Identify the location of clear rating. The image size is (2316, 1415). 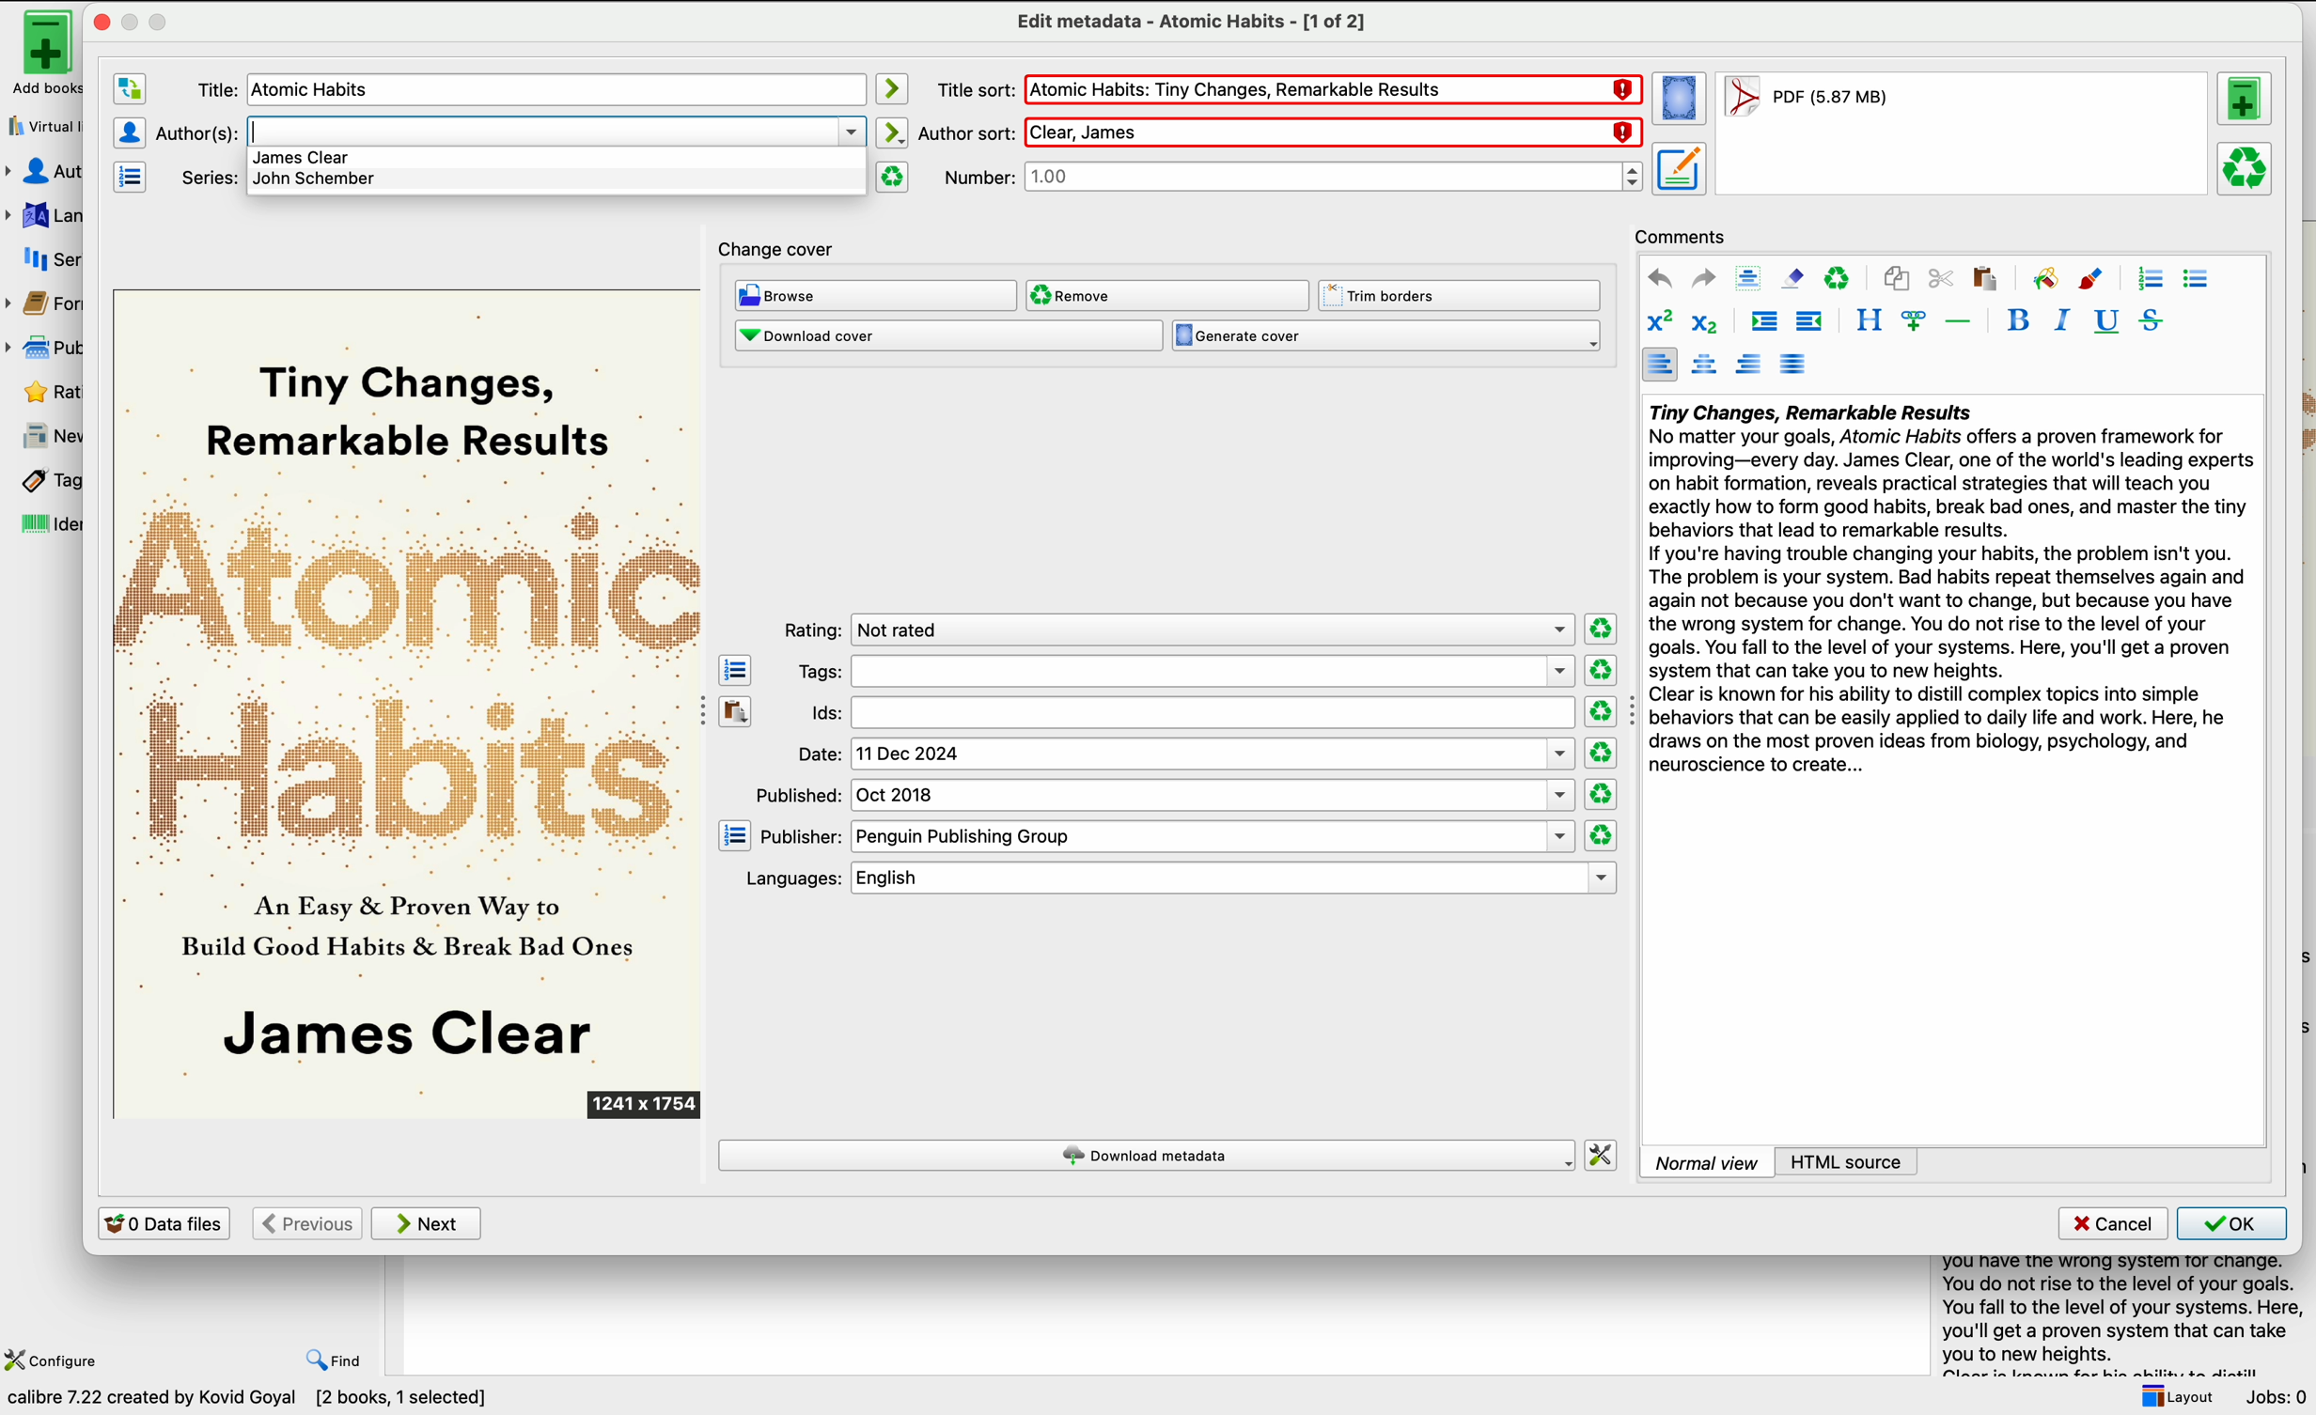
(1603, 754).